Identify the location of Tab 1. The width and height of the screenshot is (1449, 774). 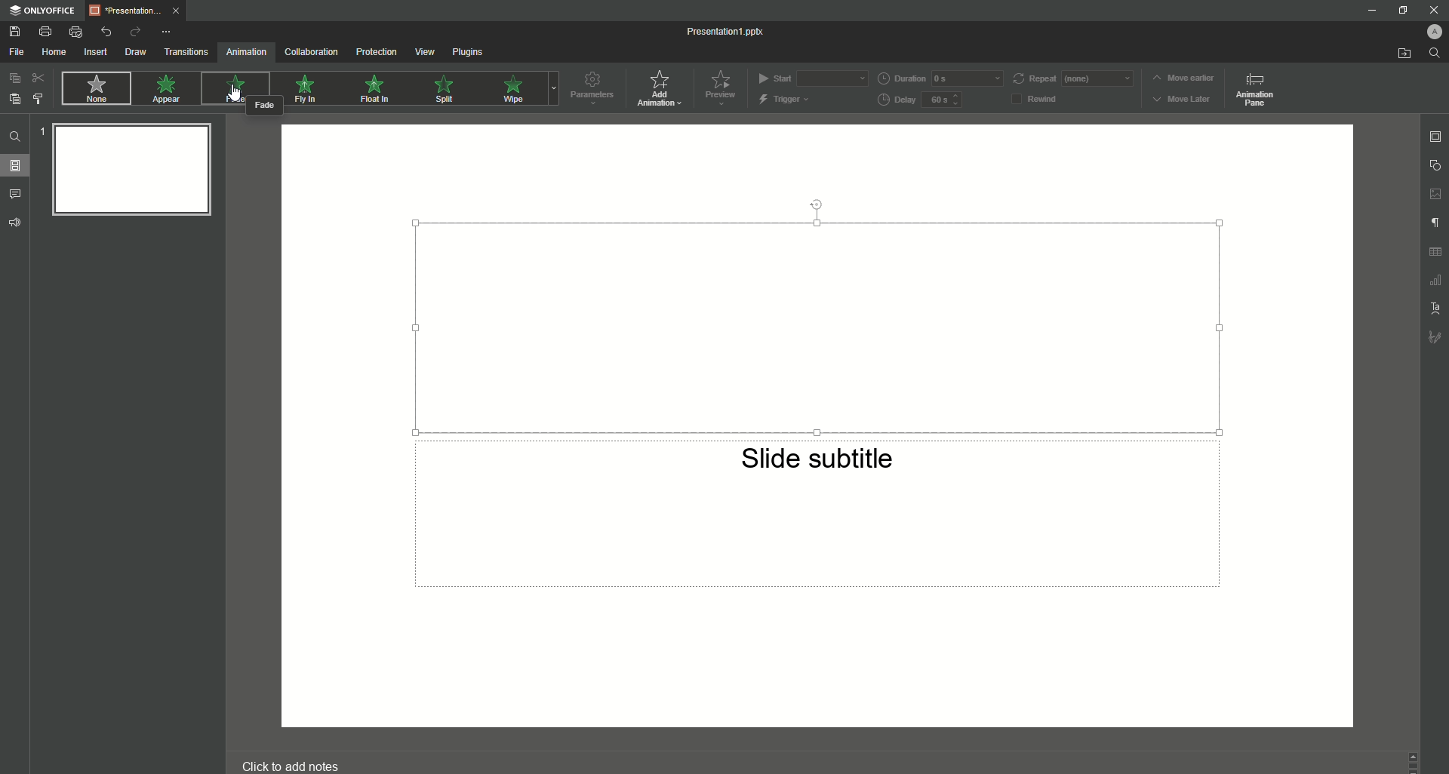
(134, 11).